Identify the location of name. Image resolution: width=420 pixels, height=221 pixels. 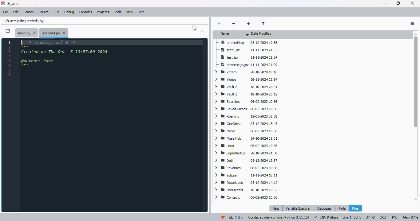
(232, 50).